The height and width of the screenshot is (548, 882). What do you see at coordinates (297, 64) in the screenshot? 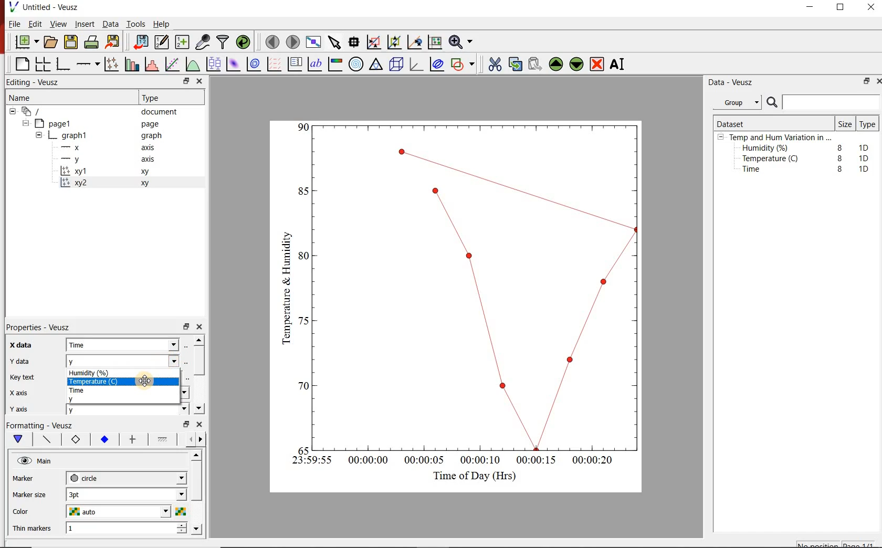
I see `plot key` at bounding box center [297, 64].